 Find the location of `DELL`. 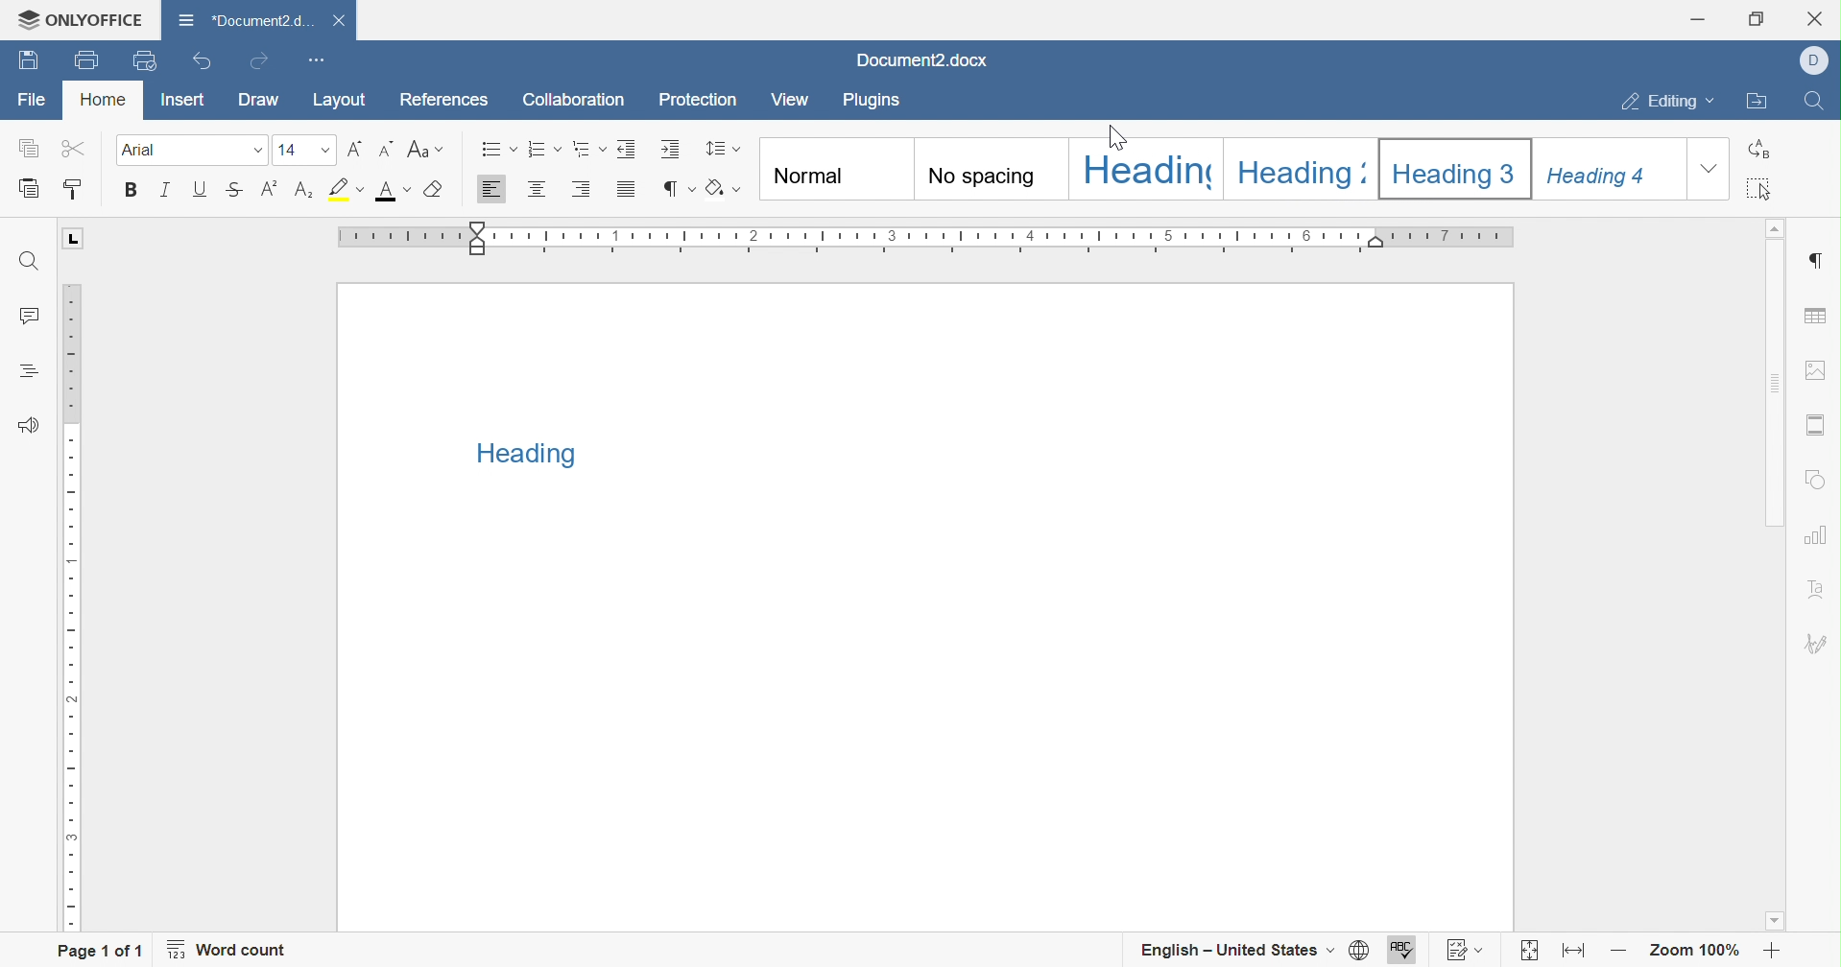

DELL is located at coordinates (1816, 63).